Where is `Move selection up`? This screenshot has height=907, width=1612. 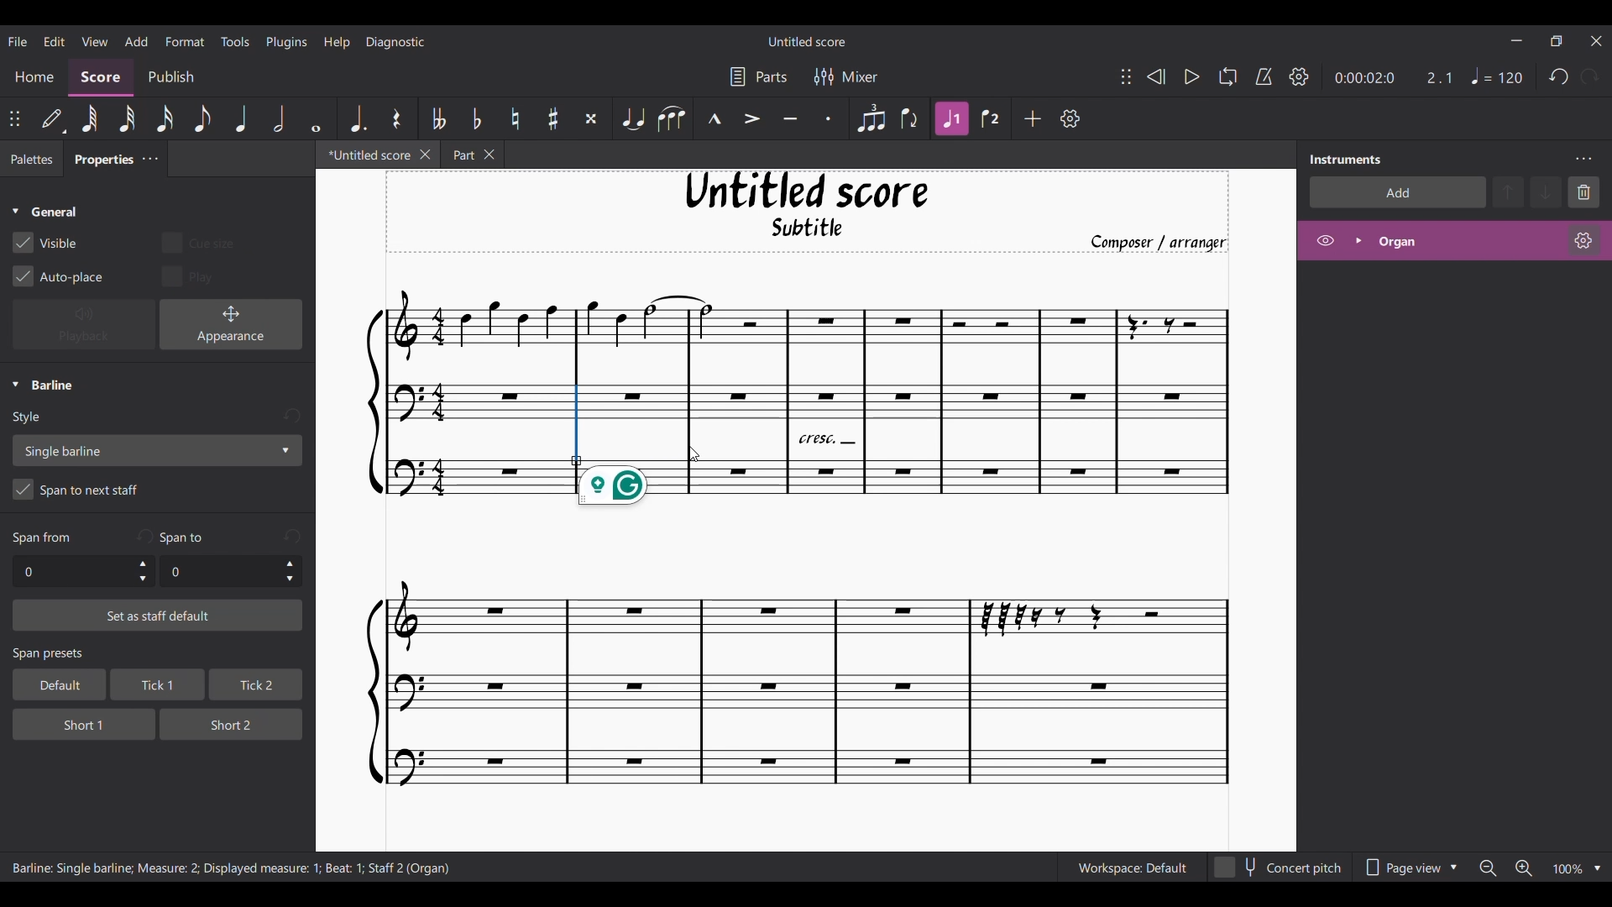
Move selection up is located at coordinates (1509, 191).